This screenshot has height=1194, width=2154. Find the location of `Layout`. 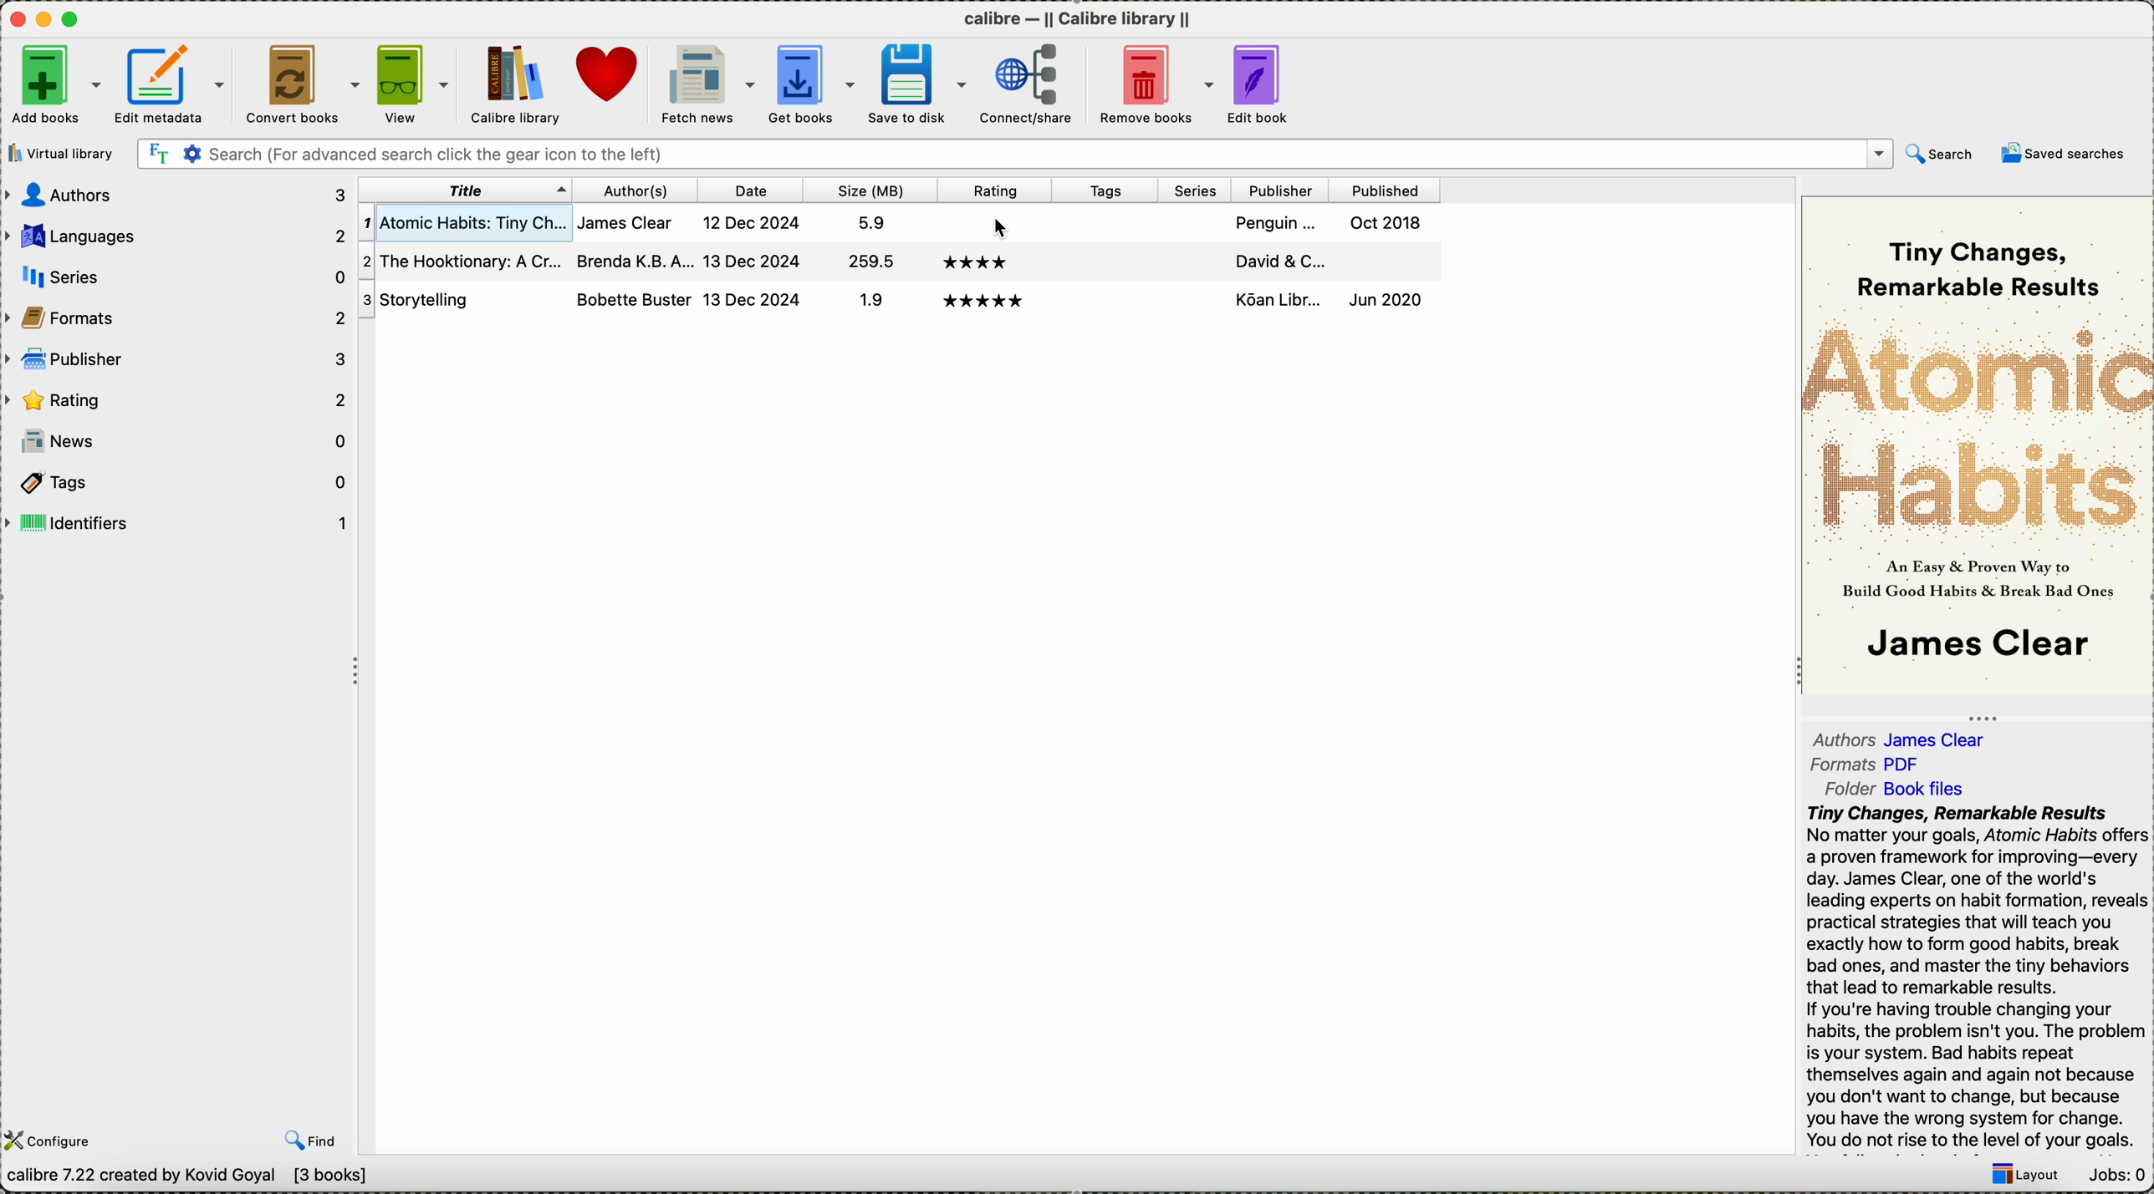

Layout is located at coordinates (2018, 1177).